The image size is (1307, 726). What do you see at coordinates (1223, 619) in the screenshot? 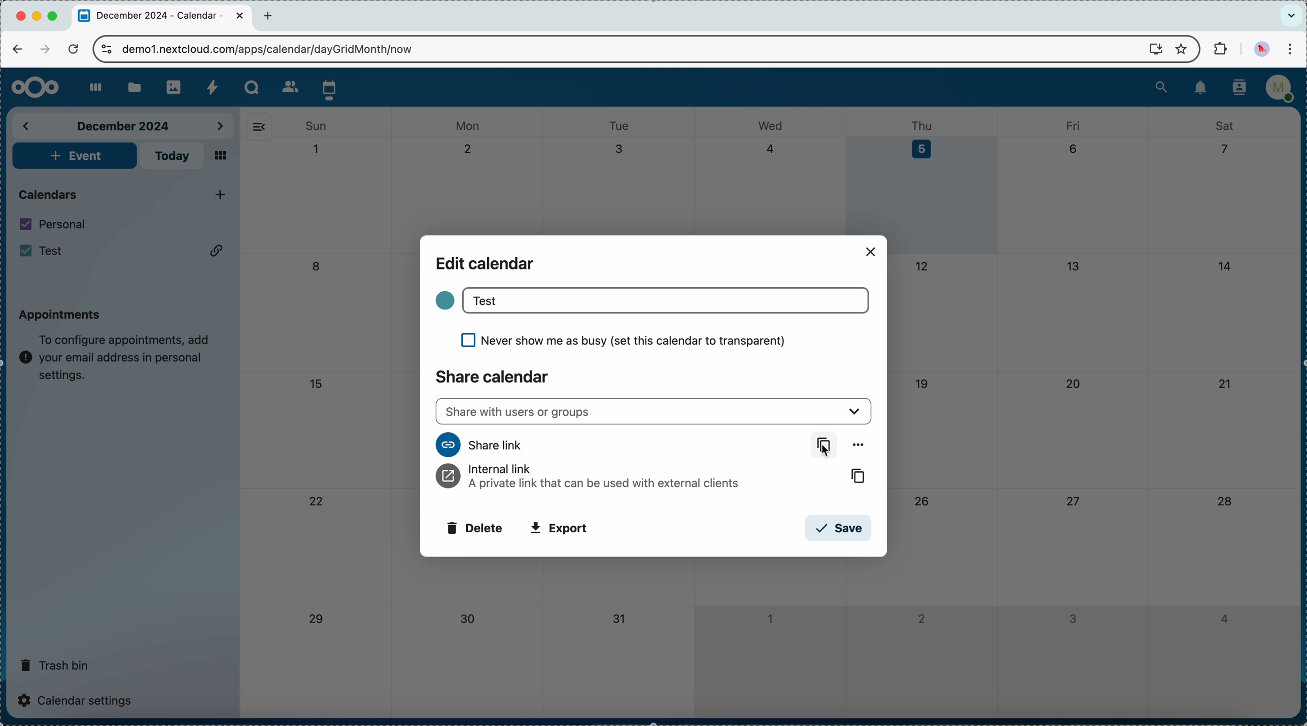
I see `4` at bounding box center [1223, 619].